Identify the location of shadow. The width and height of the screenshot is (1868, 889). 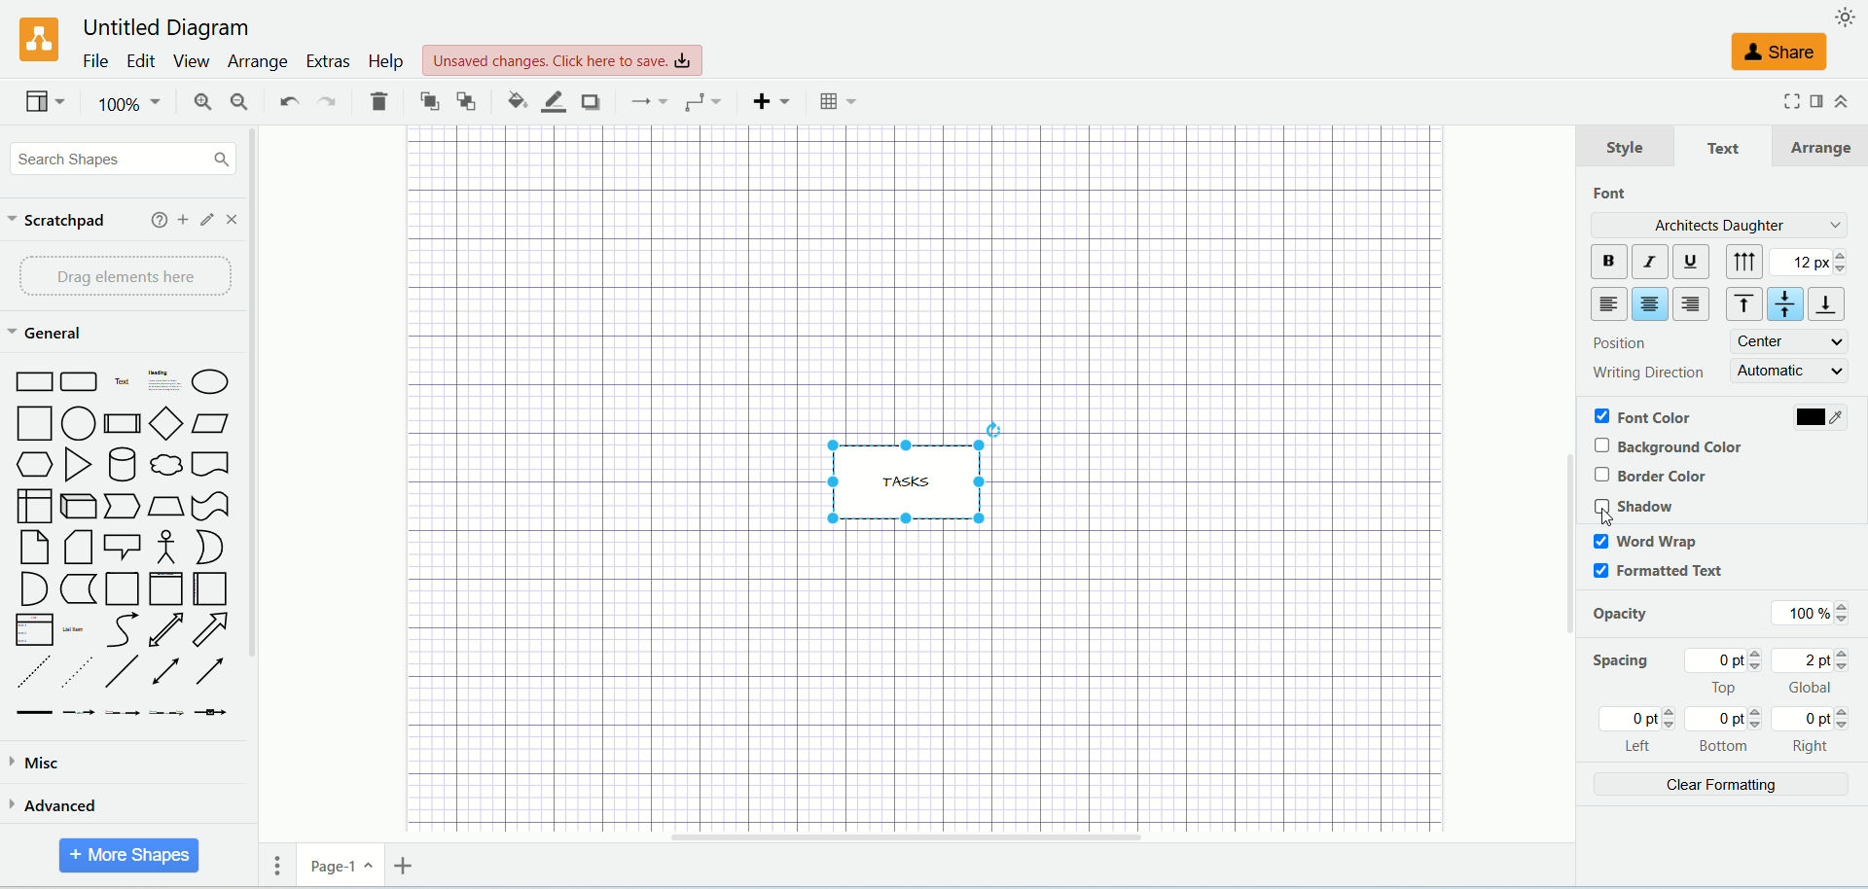
(589, 101).